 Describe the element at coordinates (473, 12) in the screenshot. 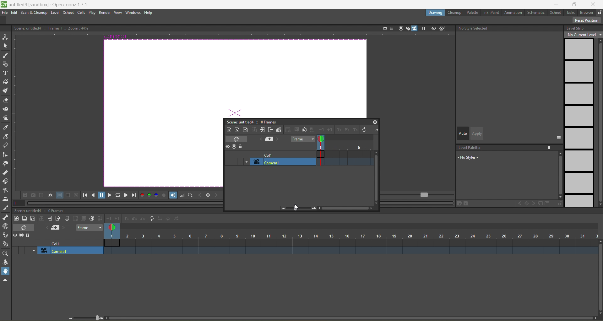

I see `palette` at that location.